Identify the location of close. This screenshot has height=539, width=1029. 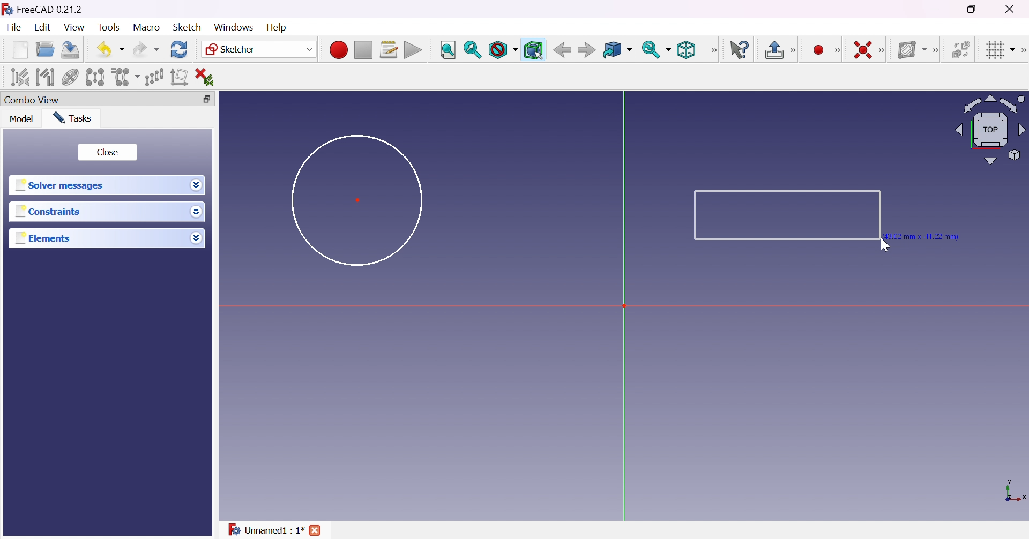
(317, 530).